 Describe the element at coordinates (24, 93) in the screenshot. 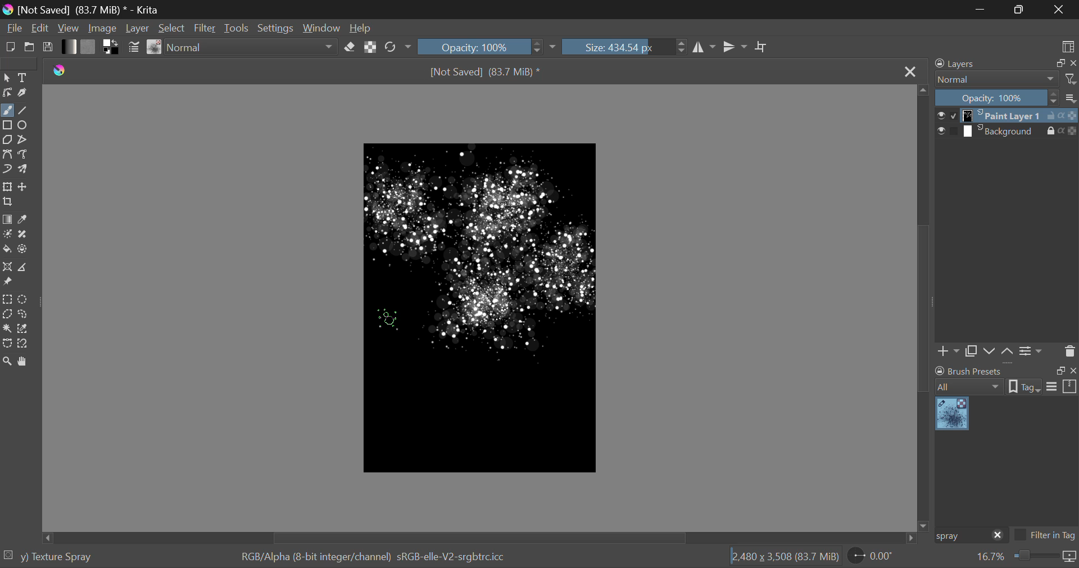

I see `Calligraphic Tool` at that location.